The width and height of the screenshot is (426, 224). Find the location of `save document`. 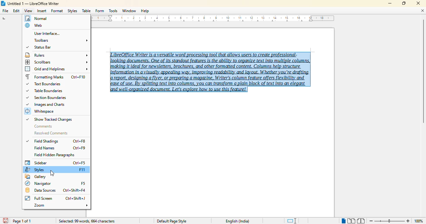

save document is located at coordinates (6, 220).